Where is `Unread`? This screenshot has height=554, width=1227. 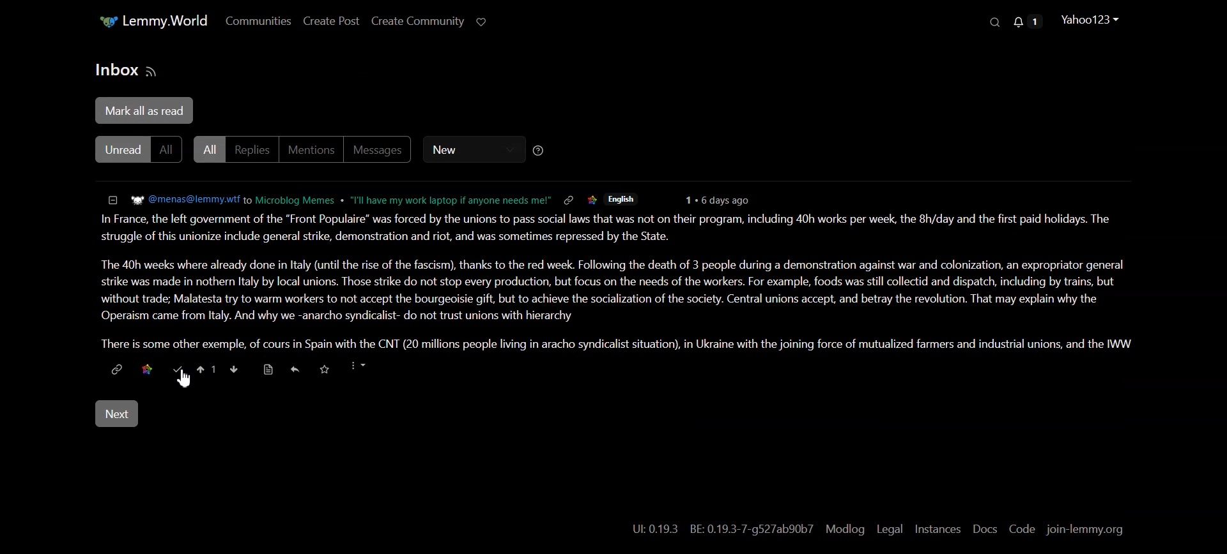 Unread is located at coordinates (122, 149).